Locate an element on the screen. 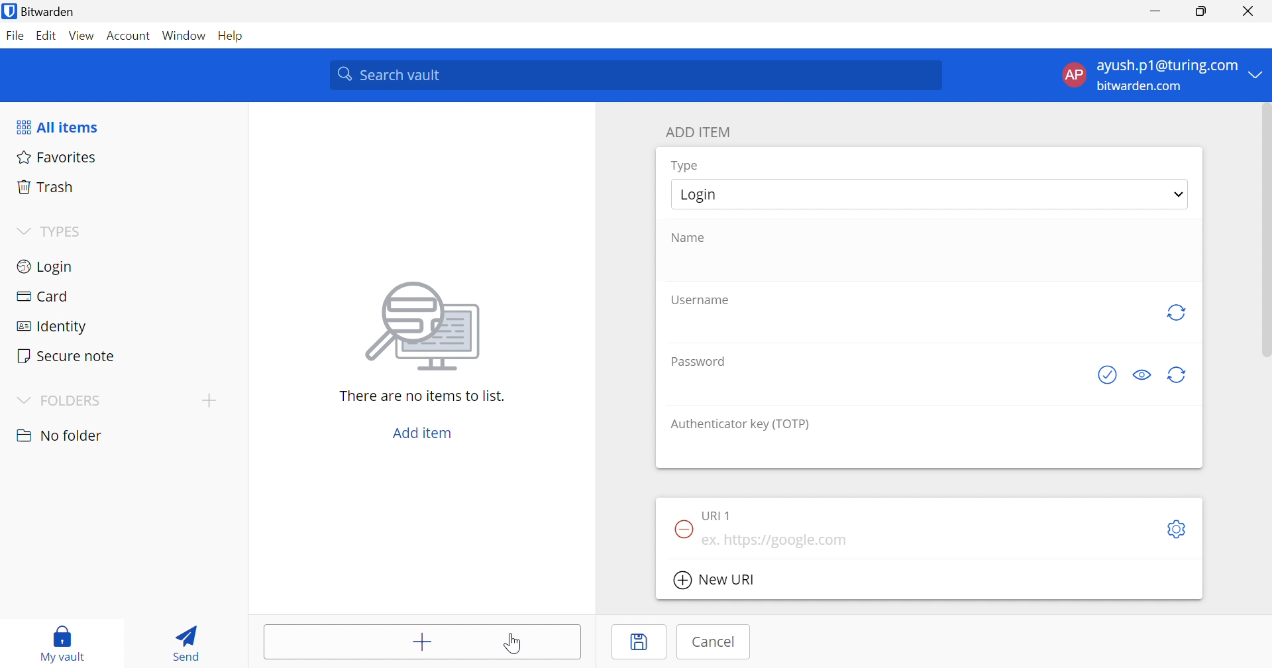  Search vault is located at coordinates (637, 75).